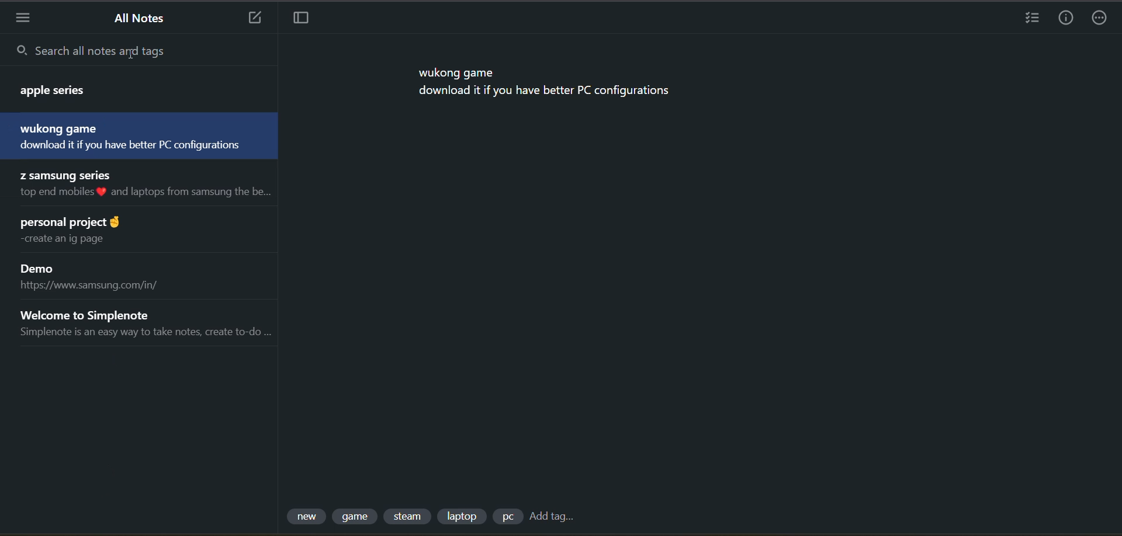 Image resolution: width=1122 pixels, height=536 pixels. I want to click on all notes, so click(142, 20).